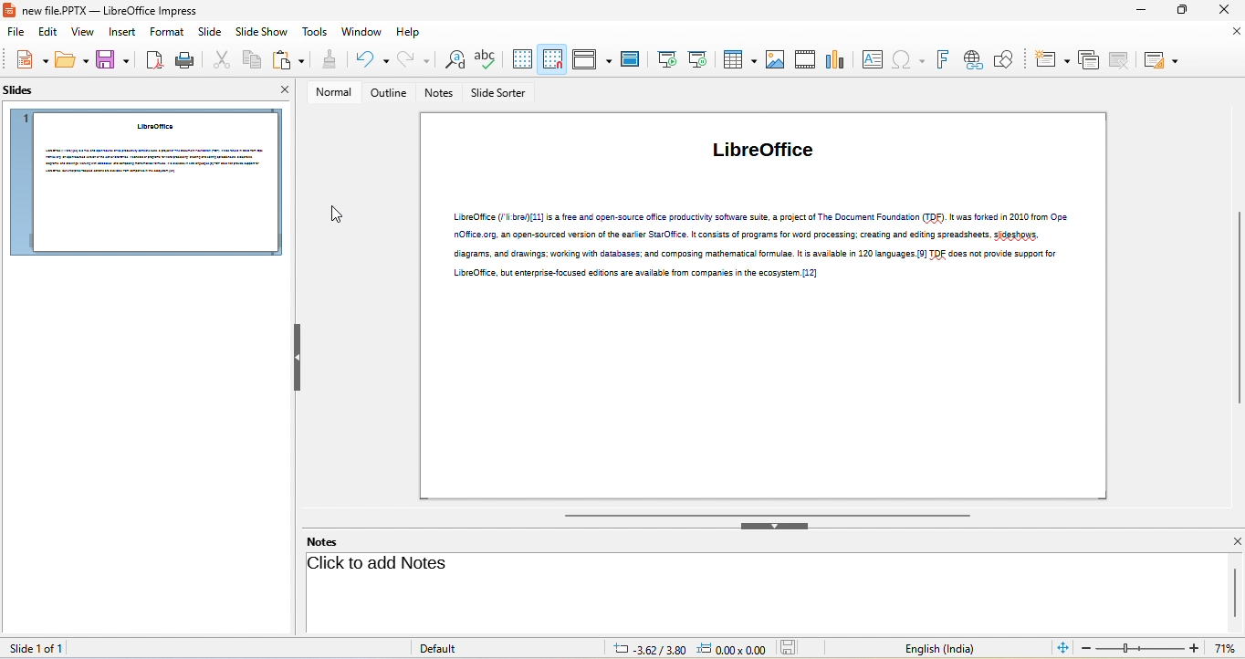 Image resolution: width=1245 pixels, height=659 pixels. I want to click on show draw function, so click(1005, 59).